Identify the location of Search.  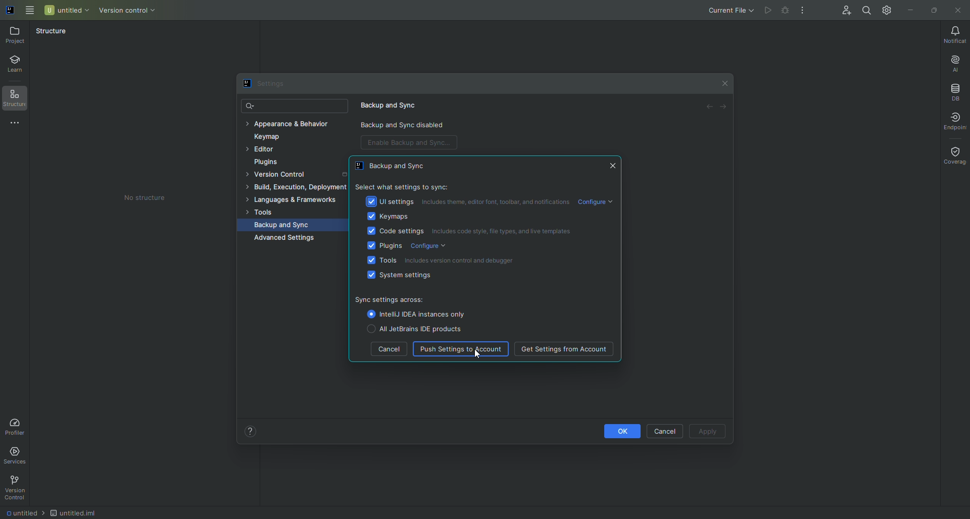
(251, 106).